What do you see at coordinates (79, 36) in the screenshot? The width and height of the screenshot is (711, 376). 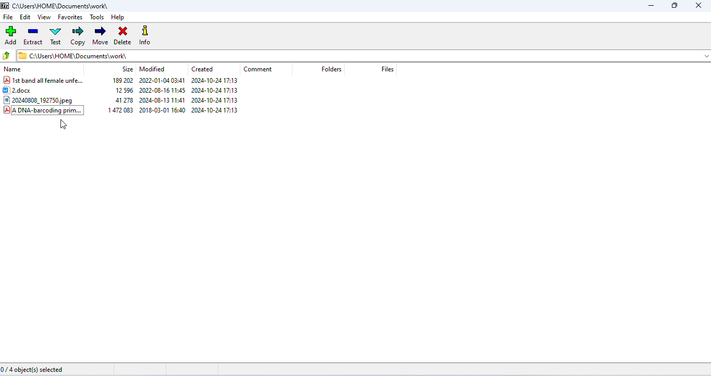 I see `copy` at bounding box center [79, 36].